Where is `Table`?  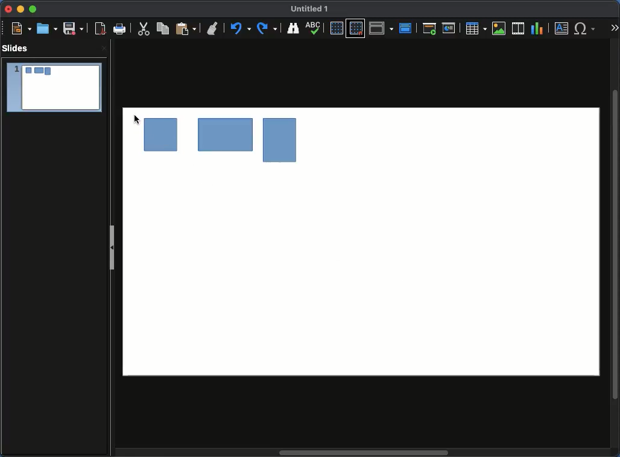 Table is located at coordinates (476, 28).